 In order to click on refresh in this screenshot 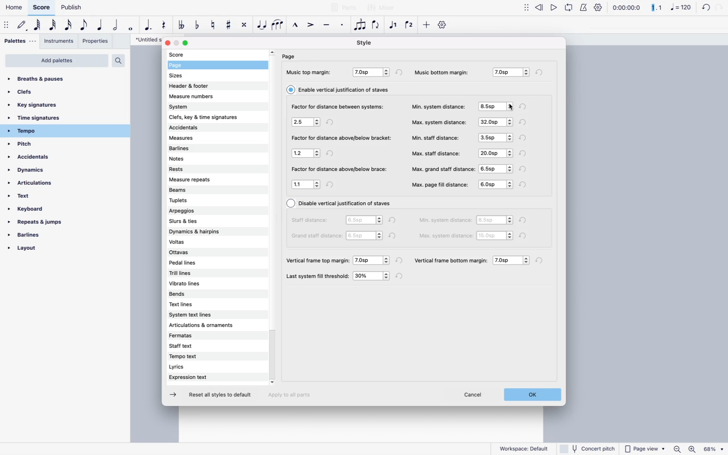, I will do `click(400, 261)`.